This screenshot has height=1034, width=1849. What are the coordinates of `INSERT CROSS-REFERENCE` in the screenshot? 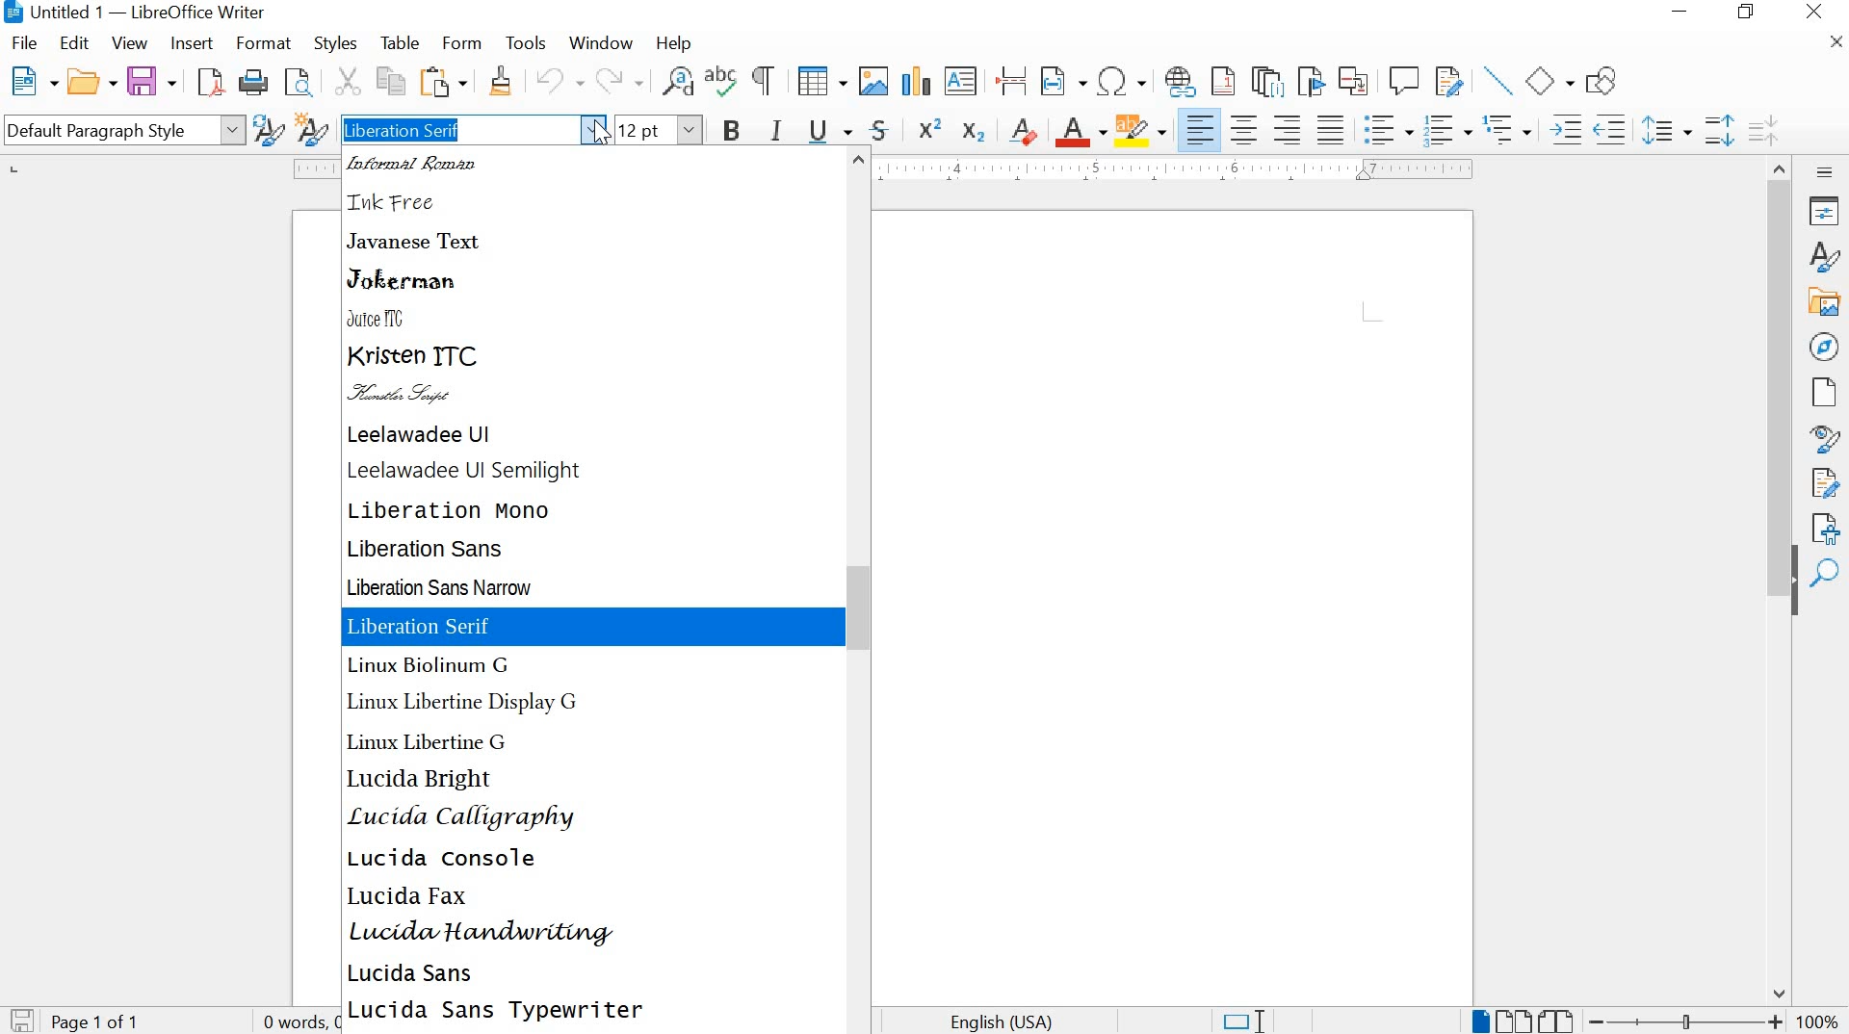 It's located at (1358, 80).